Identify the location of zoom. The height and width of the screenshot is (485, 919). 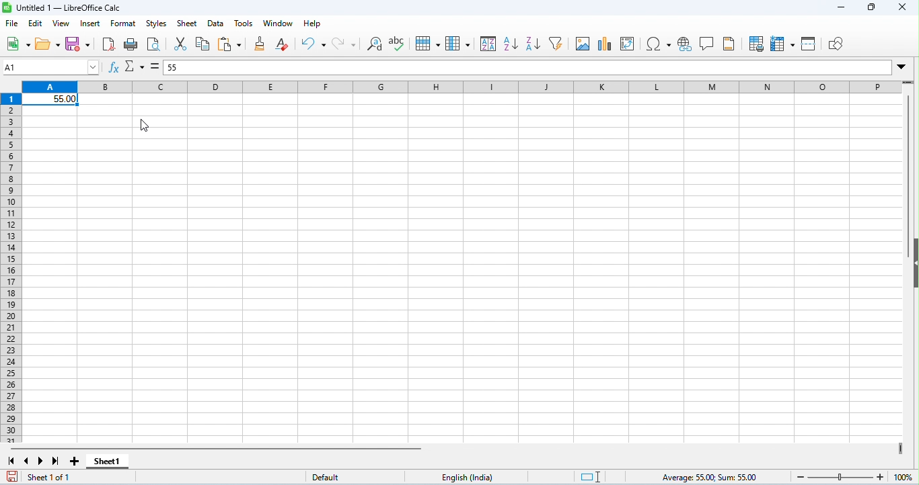
(852, 476).